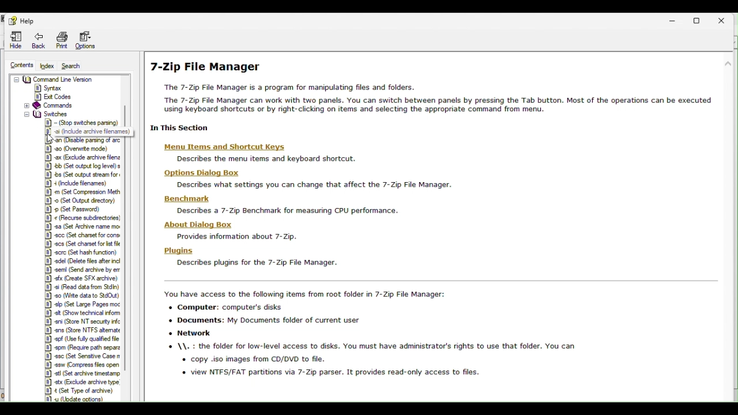 The image size is (738, 415). I want to click on #1 yu (Update options), so click(74, 399).